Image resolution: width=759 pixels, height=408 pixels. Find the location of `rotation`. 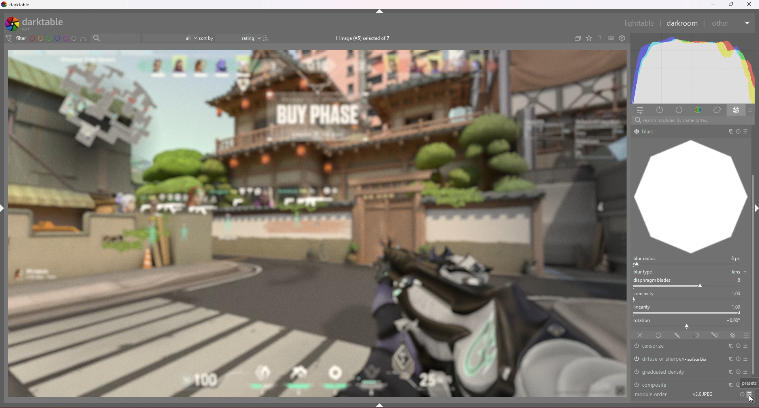

rotation is located at coordinates (691, 323).